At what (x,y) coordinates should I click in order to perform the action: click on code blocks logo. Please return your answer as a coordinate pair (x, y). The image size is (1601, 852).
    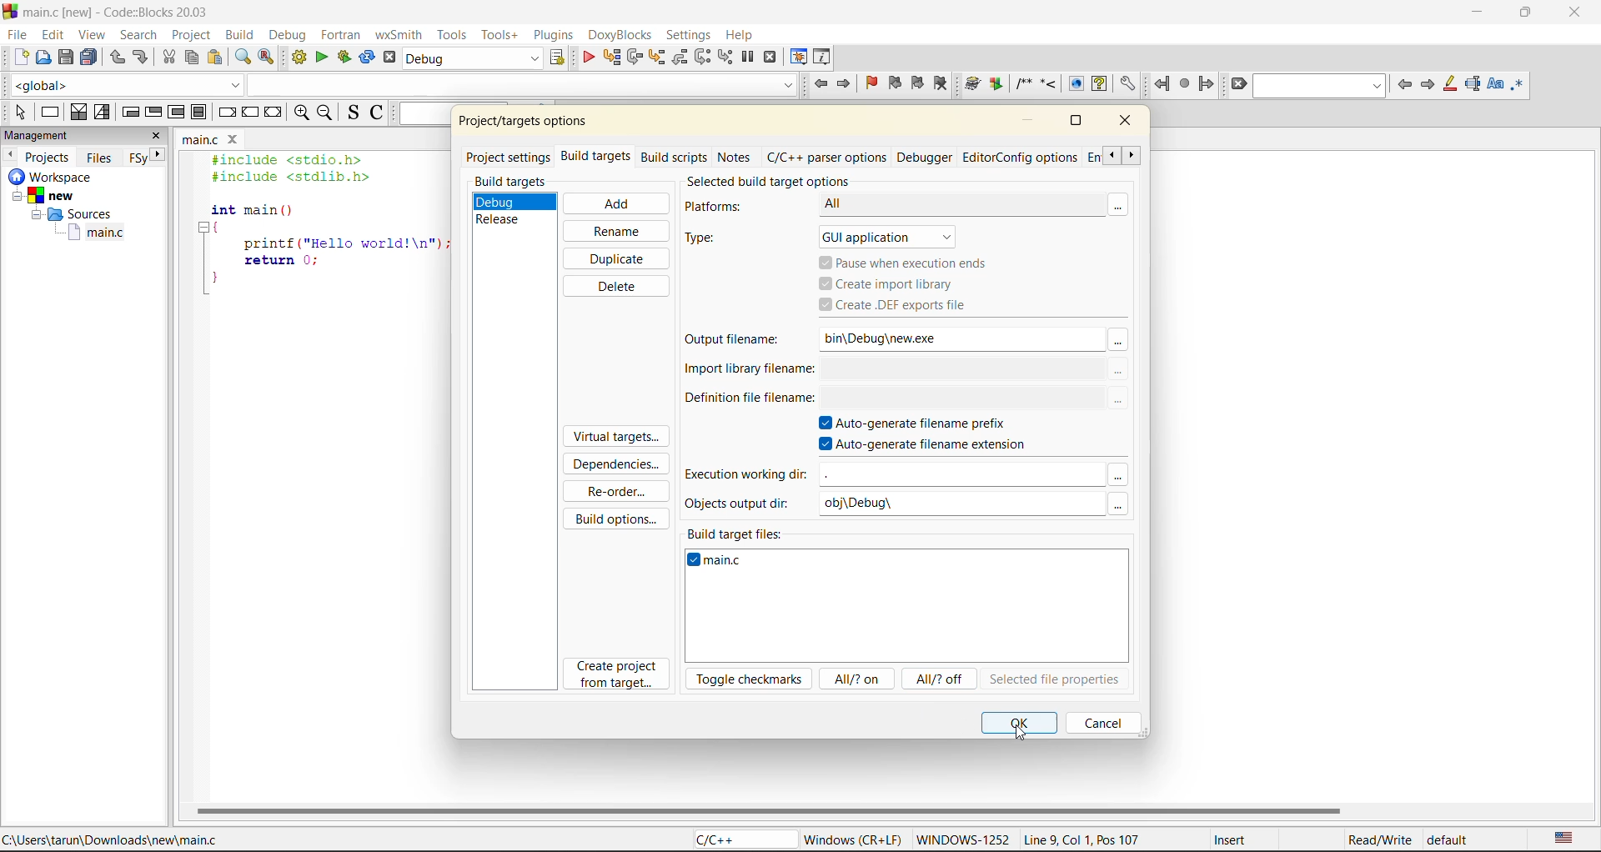
    Looking at the image, I should click on (10, 12).